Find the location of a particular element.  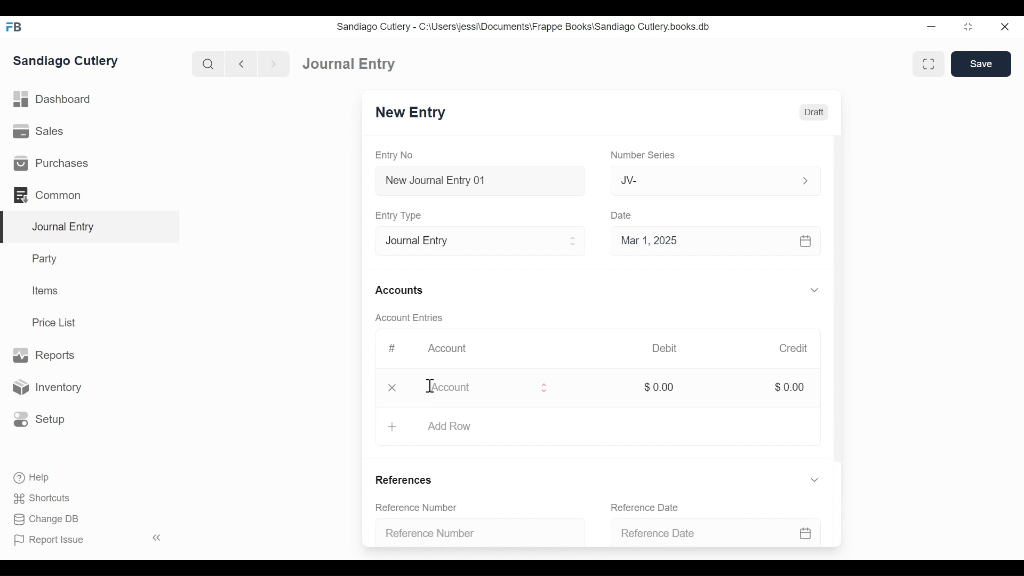

Account is located at coordinates (498, 388).